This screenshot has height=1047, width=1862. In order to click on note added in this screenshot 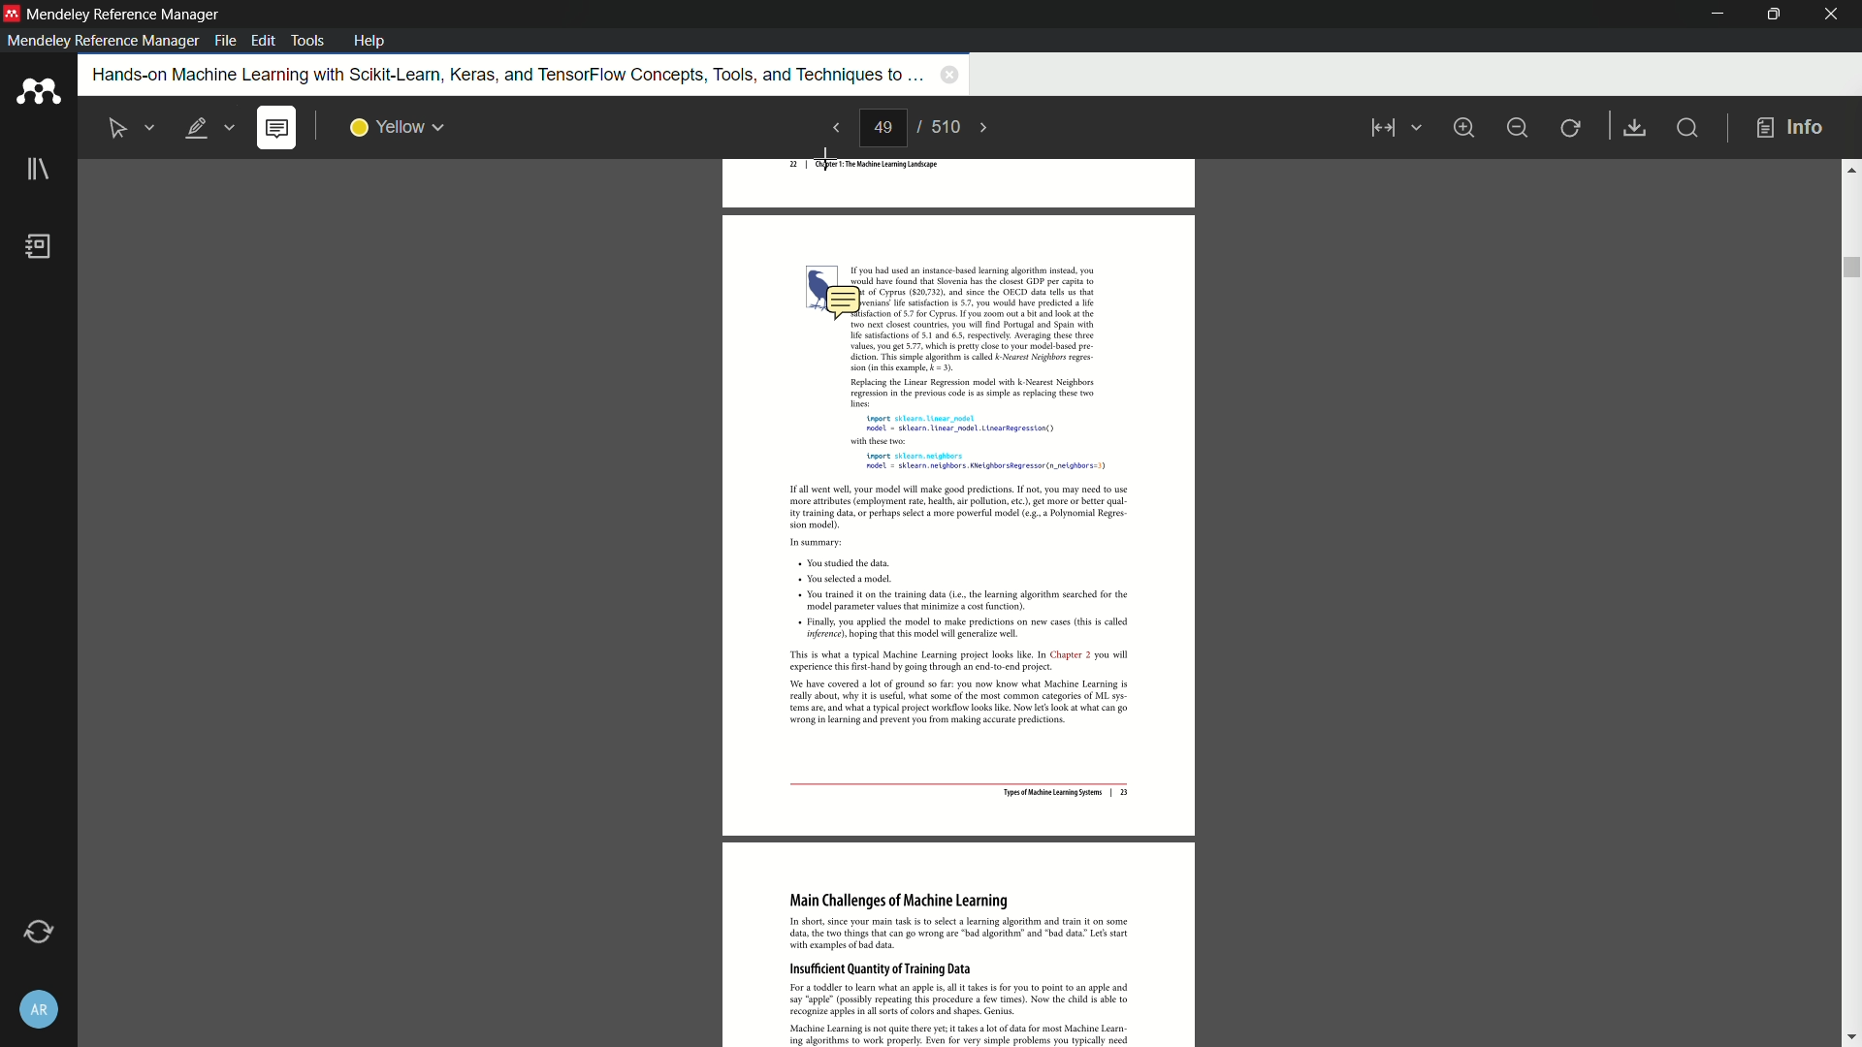, I will do `click(842, 302)`.